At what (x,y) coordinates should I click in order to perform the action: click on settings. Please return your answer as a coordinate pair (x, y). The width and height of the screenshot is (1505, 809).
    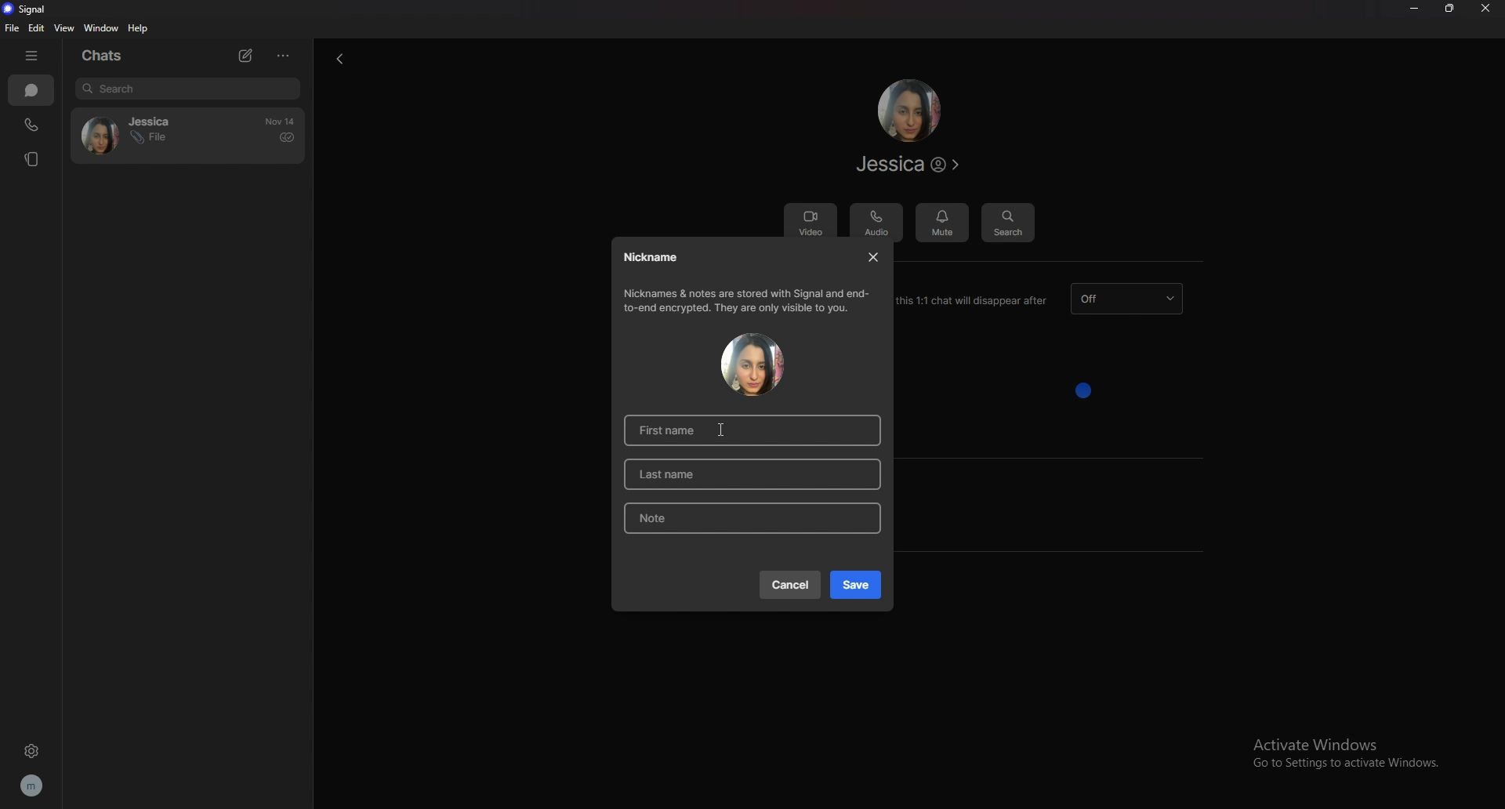
    Looking at the image, I should click on (34, 749).